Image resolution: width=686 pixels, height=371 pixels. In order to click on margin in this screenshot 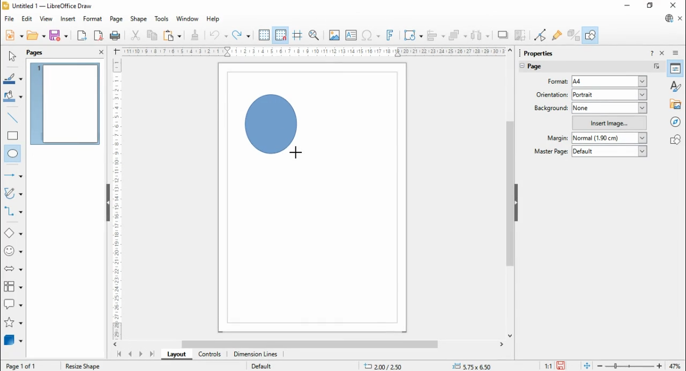, I will do `click(557, 138)`.